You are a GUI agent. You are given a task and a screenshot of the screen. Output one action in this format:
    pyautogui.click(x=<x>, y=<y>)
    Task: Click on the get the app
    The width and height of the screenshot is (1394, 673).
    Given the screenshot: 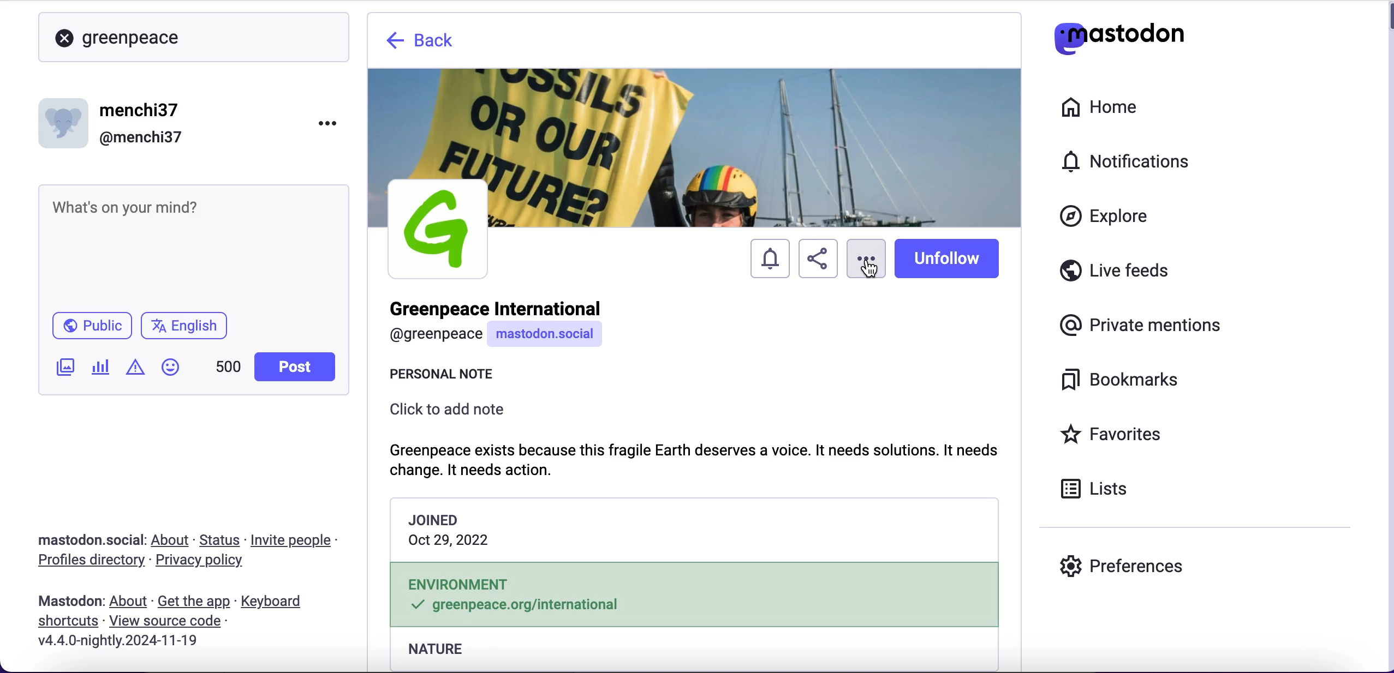 What is the action you would take?
    pyautogui.click(x=193, y=601)
    